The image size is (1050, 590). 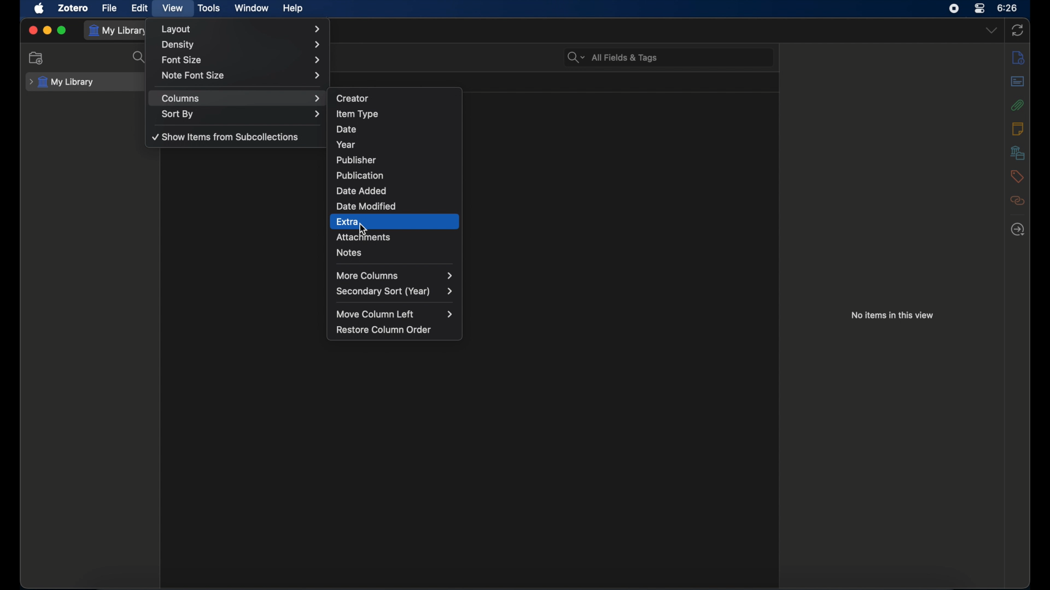 What do you see at coordinates (294, 8) in the screenshot?
I see `help` at bounding box center [294, 8].